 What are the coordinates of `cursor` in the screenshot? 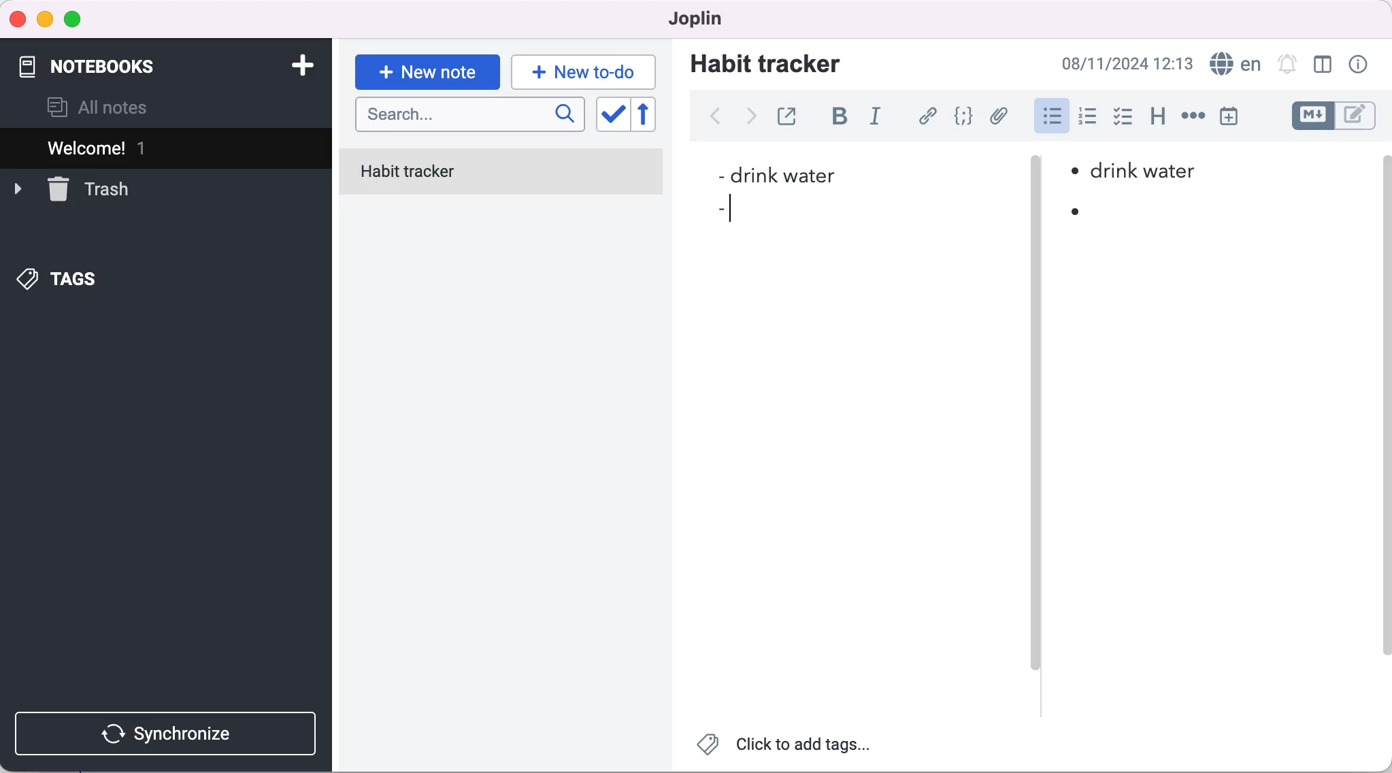 It's located at (732, 214).